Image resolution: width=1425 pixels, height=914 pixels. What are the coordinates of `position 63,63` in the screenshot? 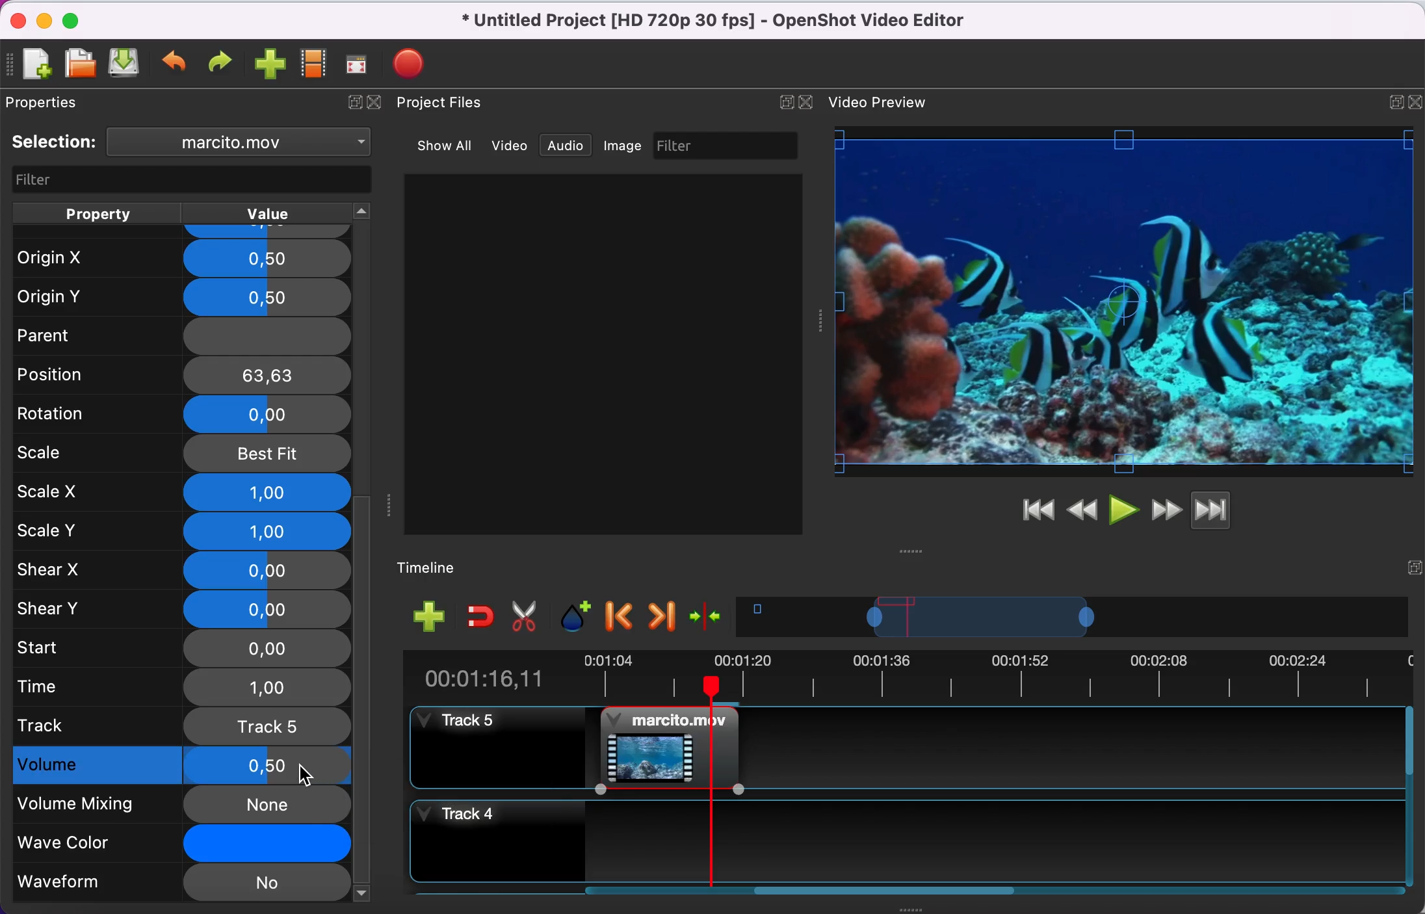 It's located at (185, 374).